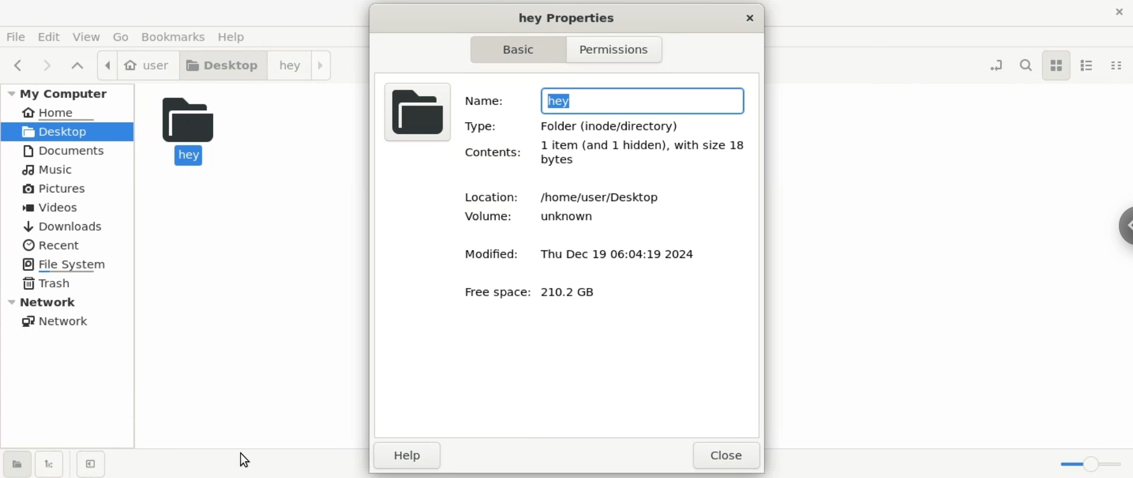  I want to click on hey, so click(188, 129).